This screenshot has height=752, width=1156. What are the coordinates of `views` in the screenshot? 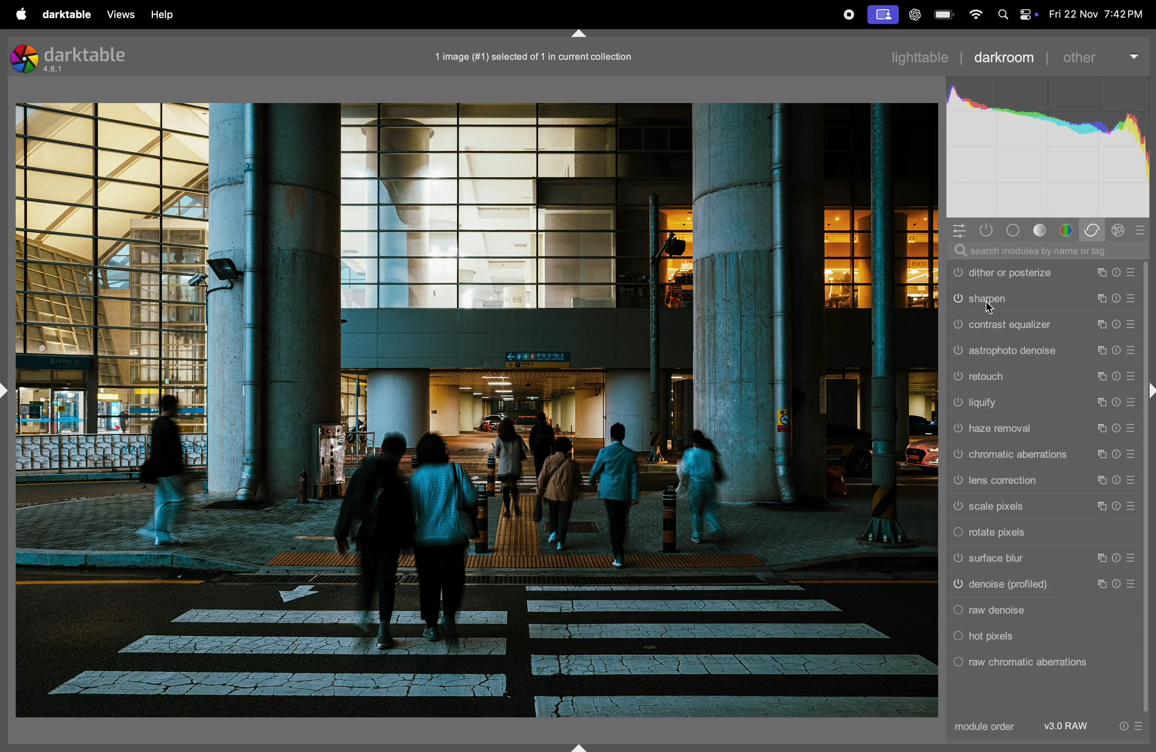 It's located at (121, 14).